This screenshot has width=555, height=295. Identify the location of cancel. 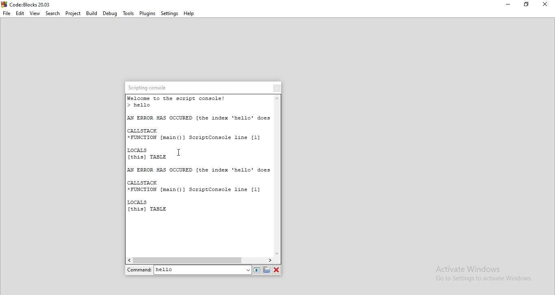
(277, 269).